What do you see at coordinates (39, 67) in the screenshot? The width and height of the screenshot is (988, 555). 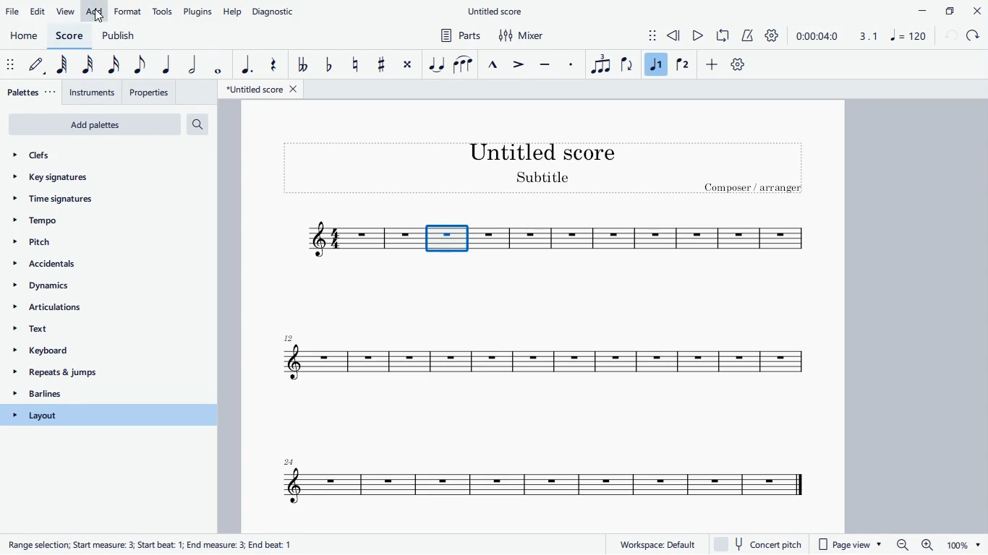 I see `default` at bounding box center [39, 67].